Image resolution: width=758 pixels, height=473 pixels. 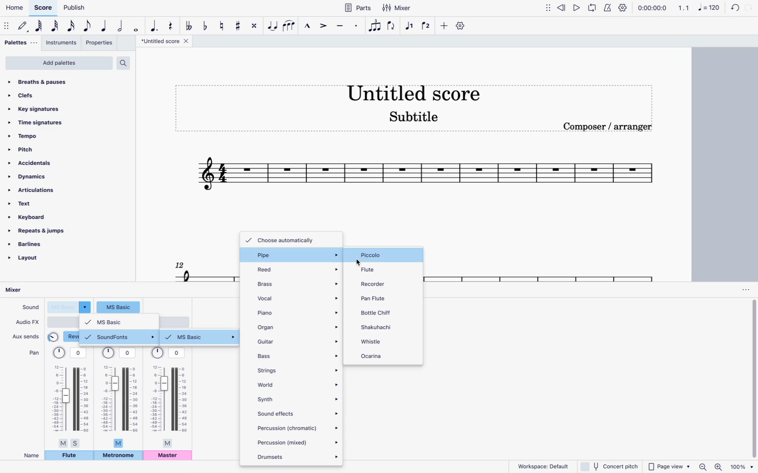 What do you see at coordinates (119, 322) in the screenshot?
I see `msbasic ` at bounding box center [119, 322].